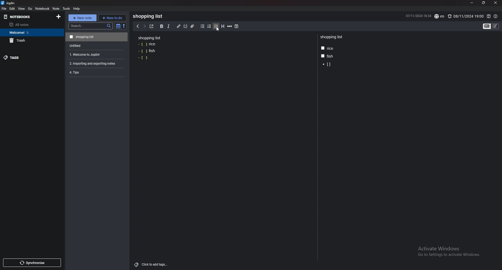  Describe the element at coordinates (125, 26) in the screenshot. I see `reverse sort order` at that location.